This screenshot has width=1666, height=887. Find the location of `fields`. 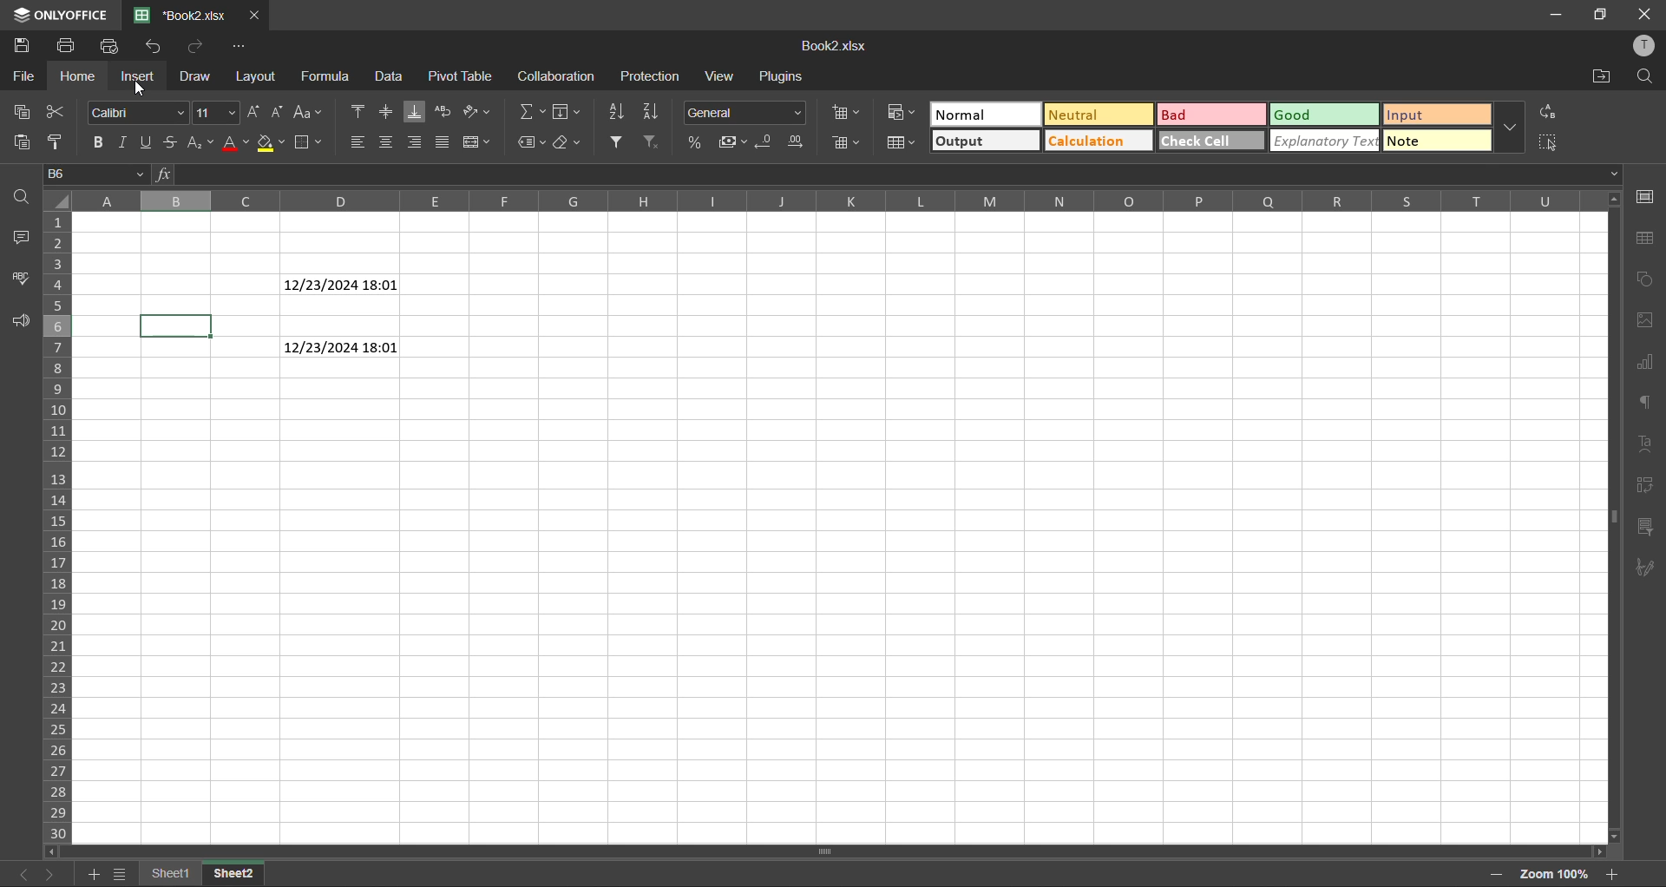

fields is located at coordinates (567, 114).